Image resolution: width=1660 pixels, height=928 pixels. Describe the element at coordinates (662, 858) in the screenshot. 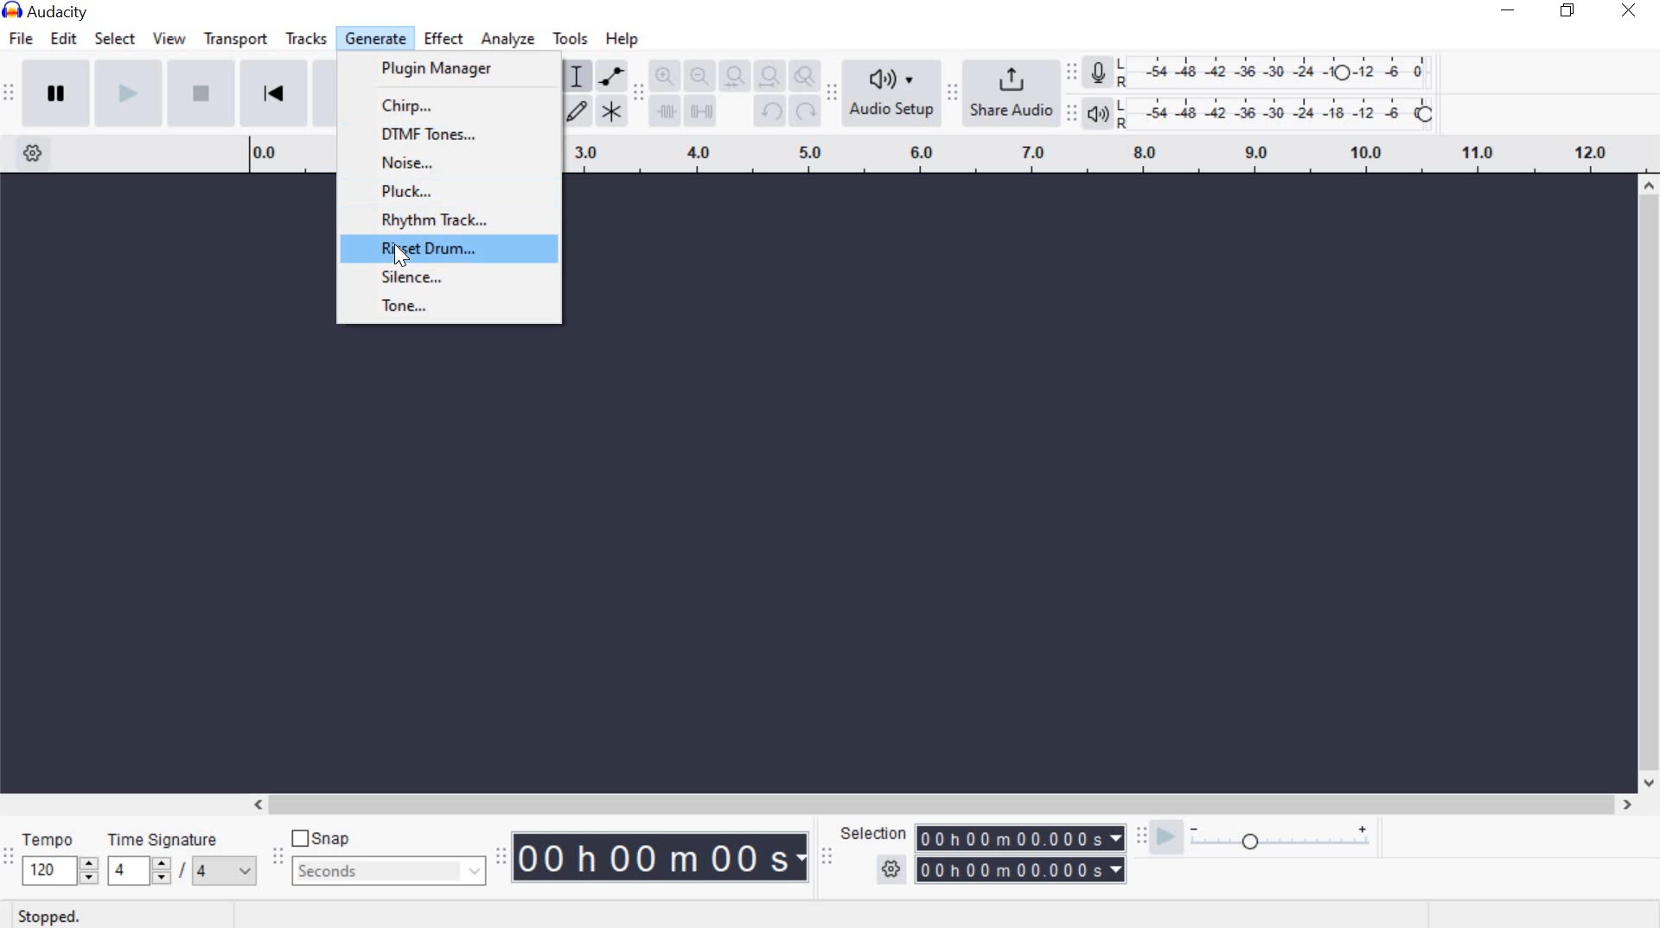

I see `audacity time` at that location.